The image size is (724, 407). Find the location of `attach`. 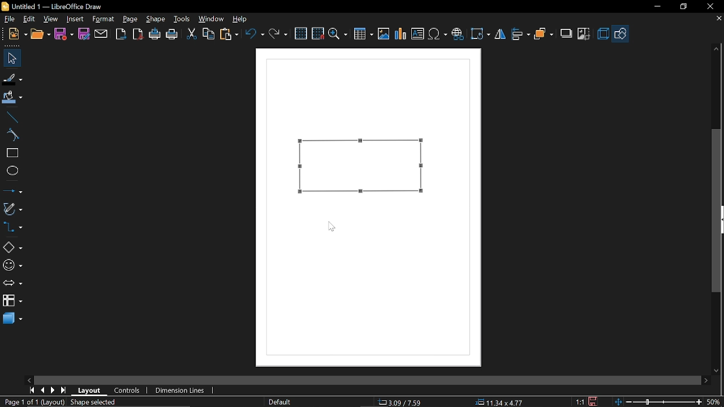

attach is located at coordinates (100, 34).